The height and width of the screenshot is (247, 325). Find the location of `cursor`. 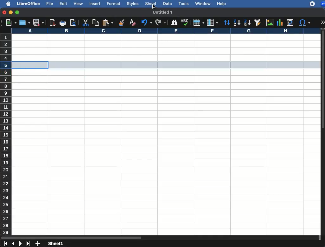

cursor is located at coordinates (155, 7).